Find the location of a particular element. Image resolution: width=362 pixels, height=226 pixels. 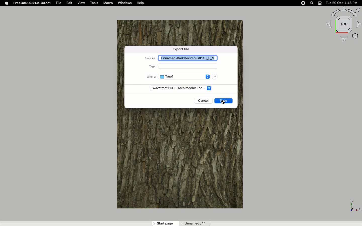

Apple logo is located at coordinates (6, 3).